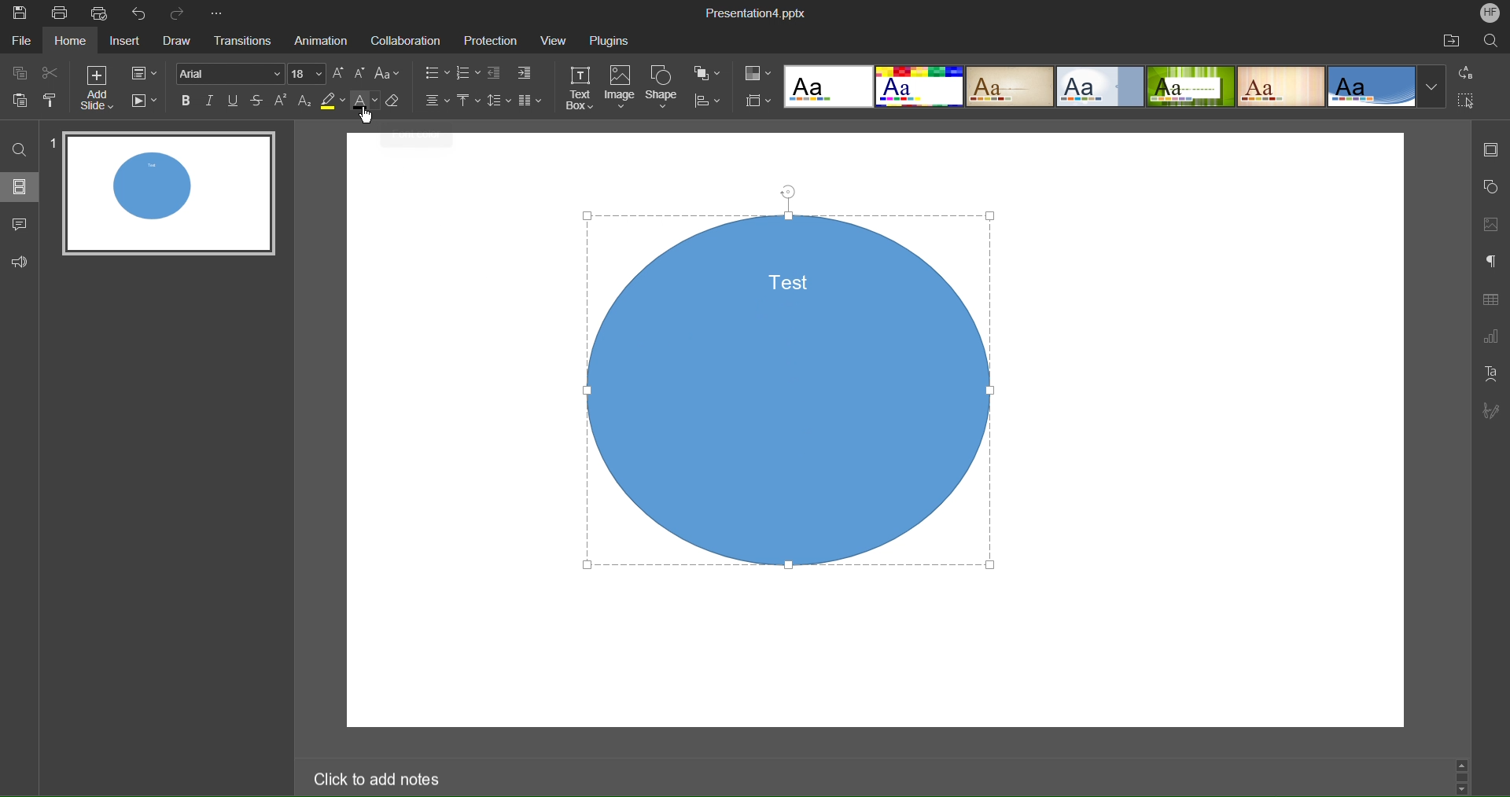  I want to click on Account, so click(1491, 13).